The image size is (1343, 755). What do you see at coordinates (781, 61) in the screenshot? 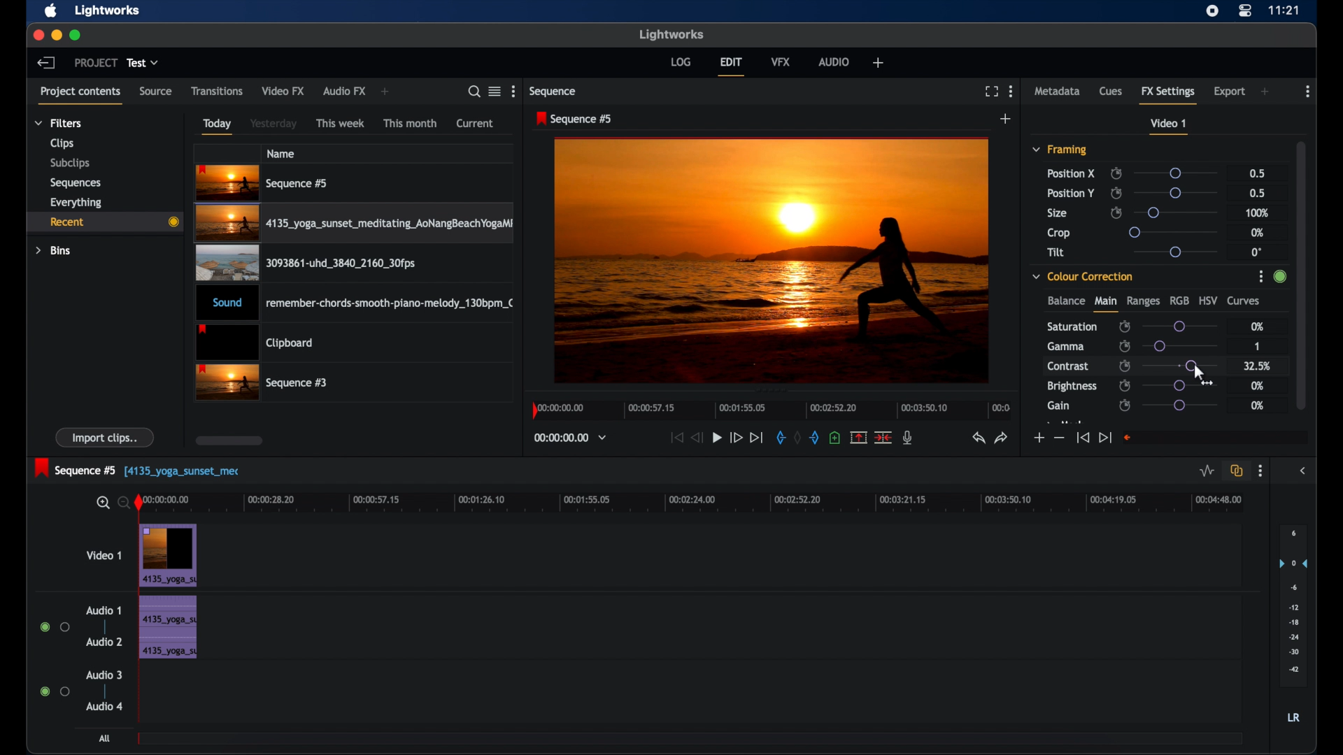
I see `vfx` at bounding box center [781, 61].